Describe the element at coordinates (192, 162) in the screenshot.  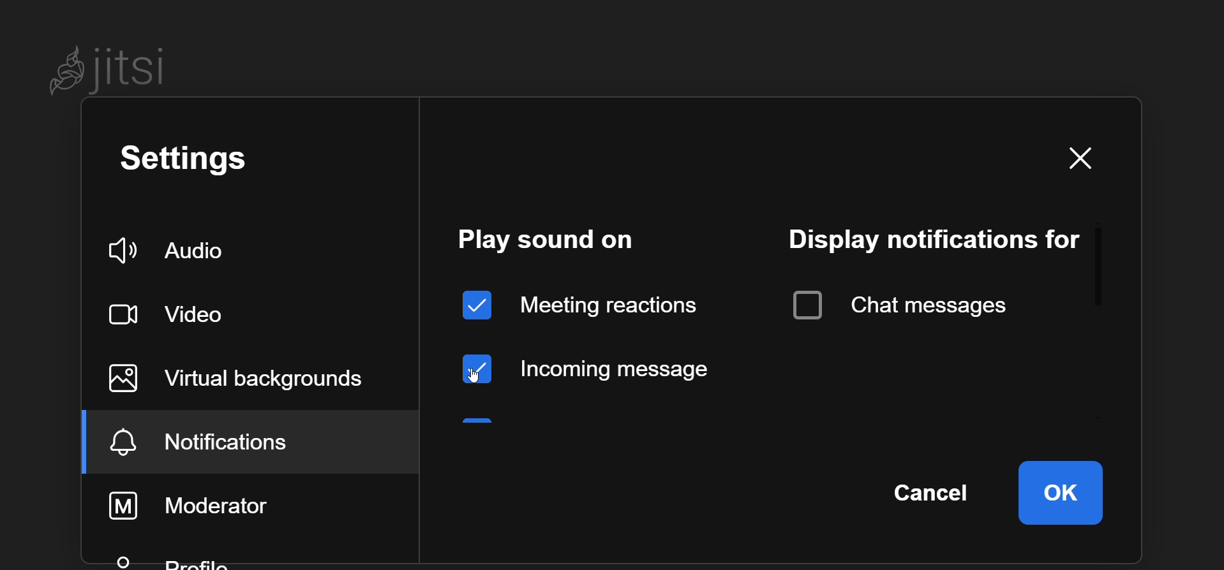
I see `setting` at that location.